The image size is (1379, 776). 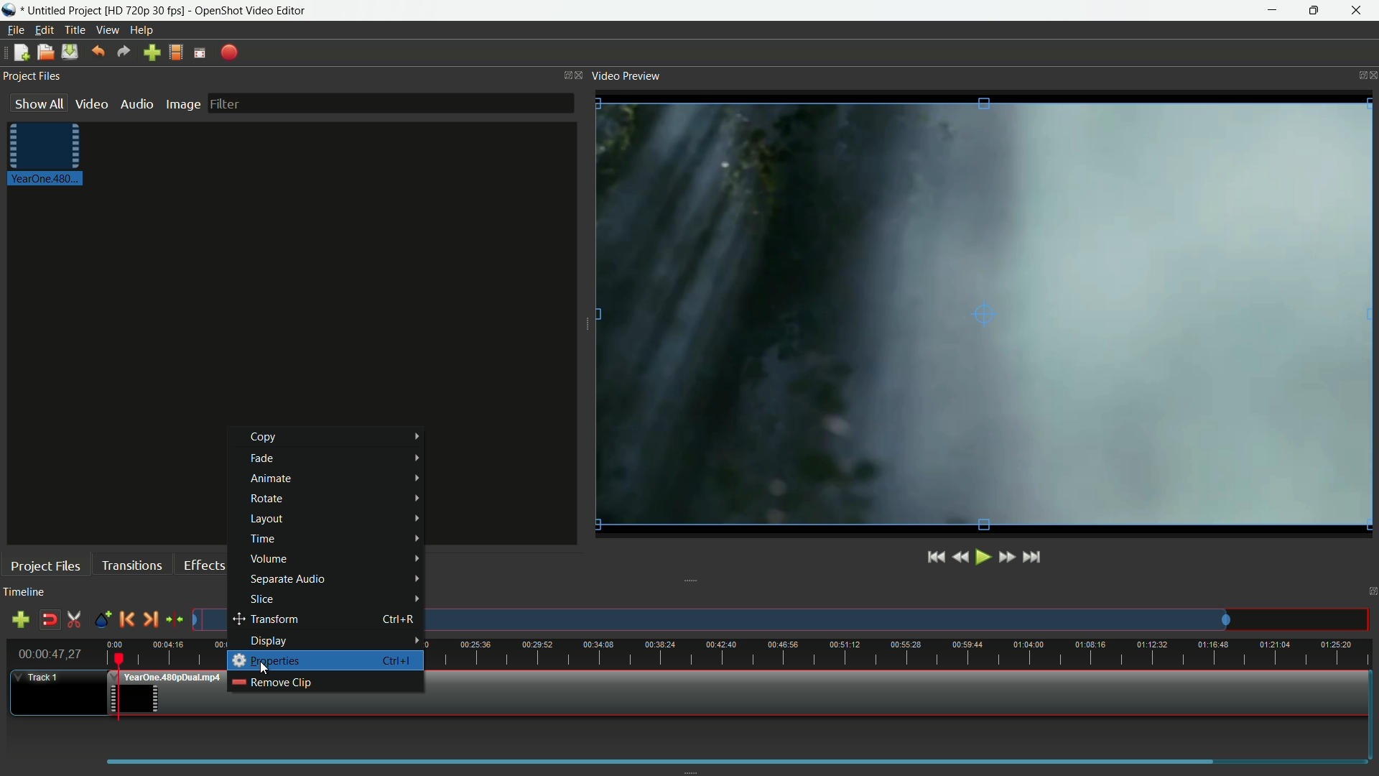 What do you see at coordinates (48, 654) in the screenshot?
I see `current time` at bounding box center [48, 654].